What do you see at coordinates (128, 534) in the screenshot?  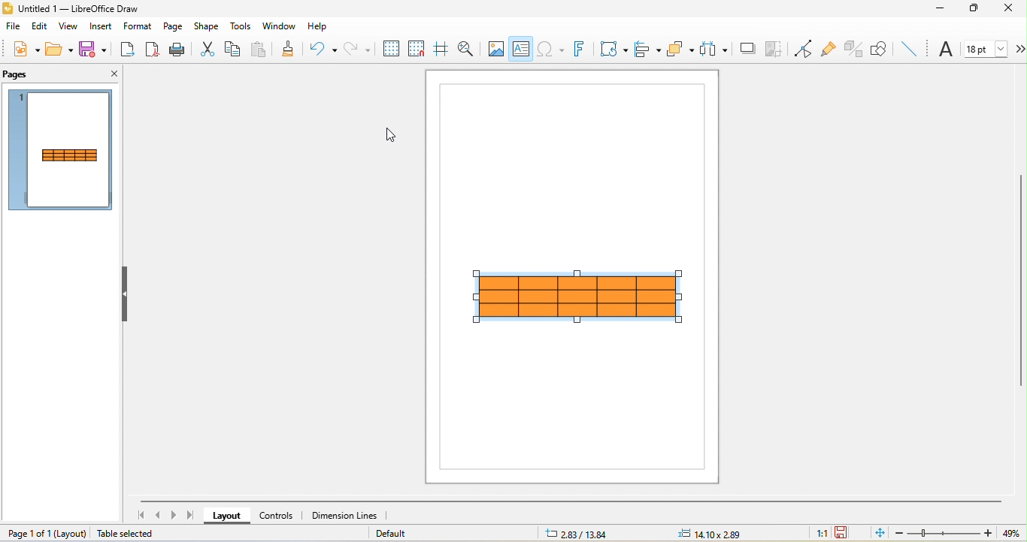 I see `table selected` at bounding box center [128, 534].